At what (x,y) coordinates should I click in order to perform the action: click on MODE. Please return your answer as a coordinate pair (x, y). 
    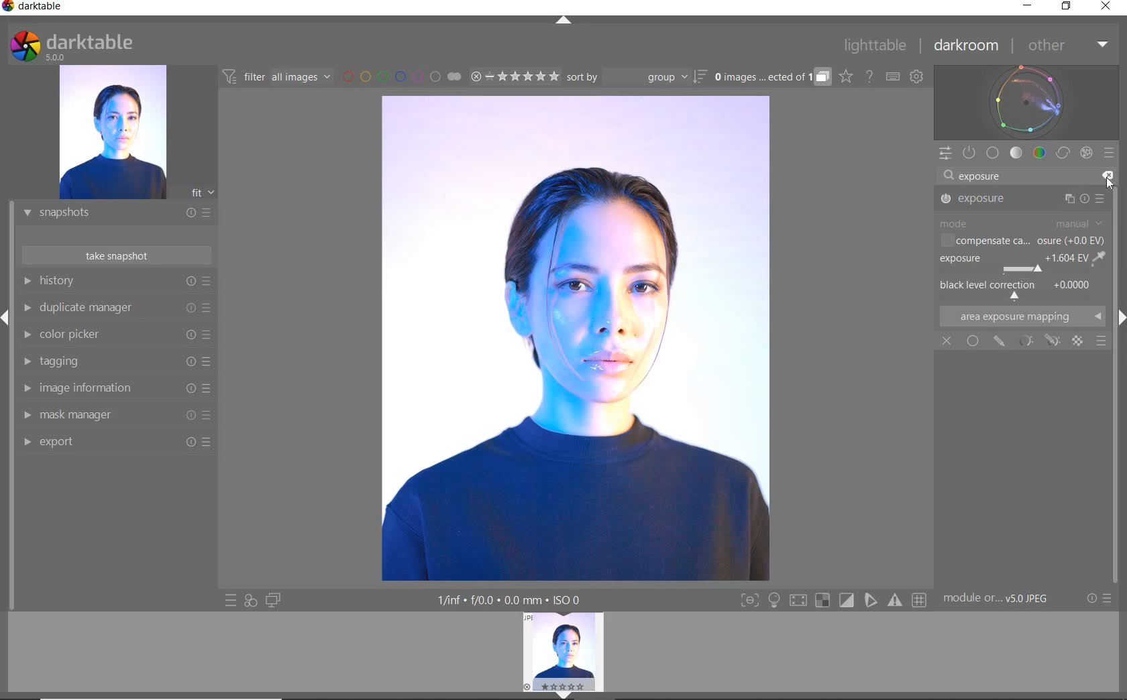
    Looking at the image, I should click on (1022, 223).